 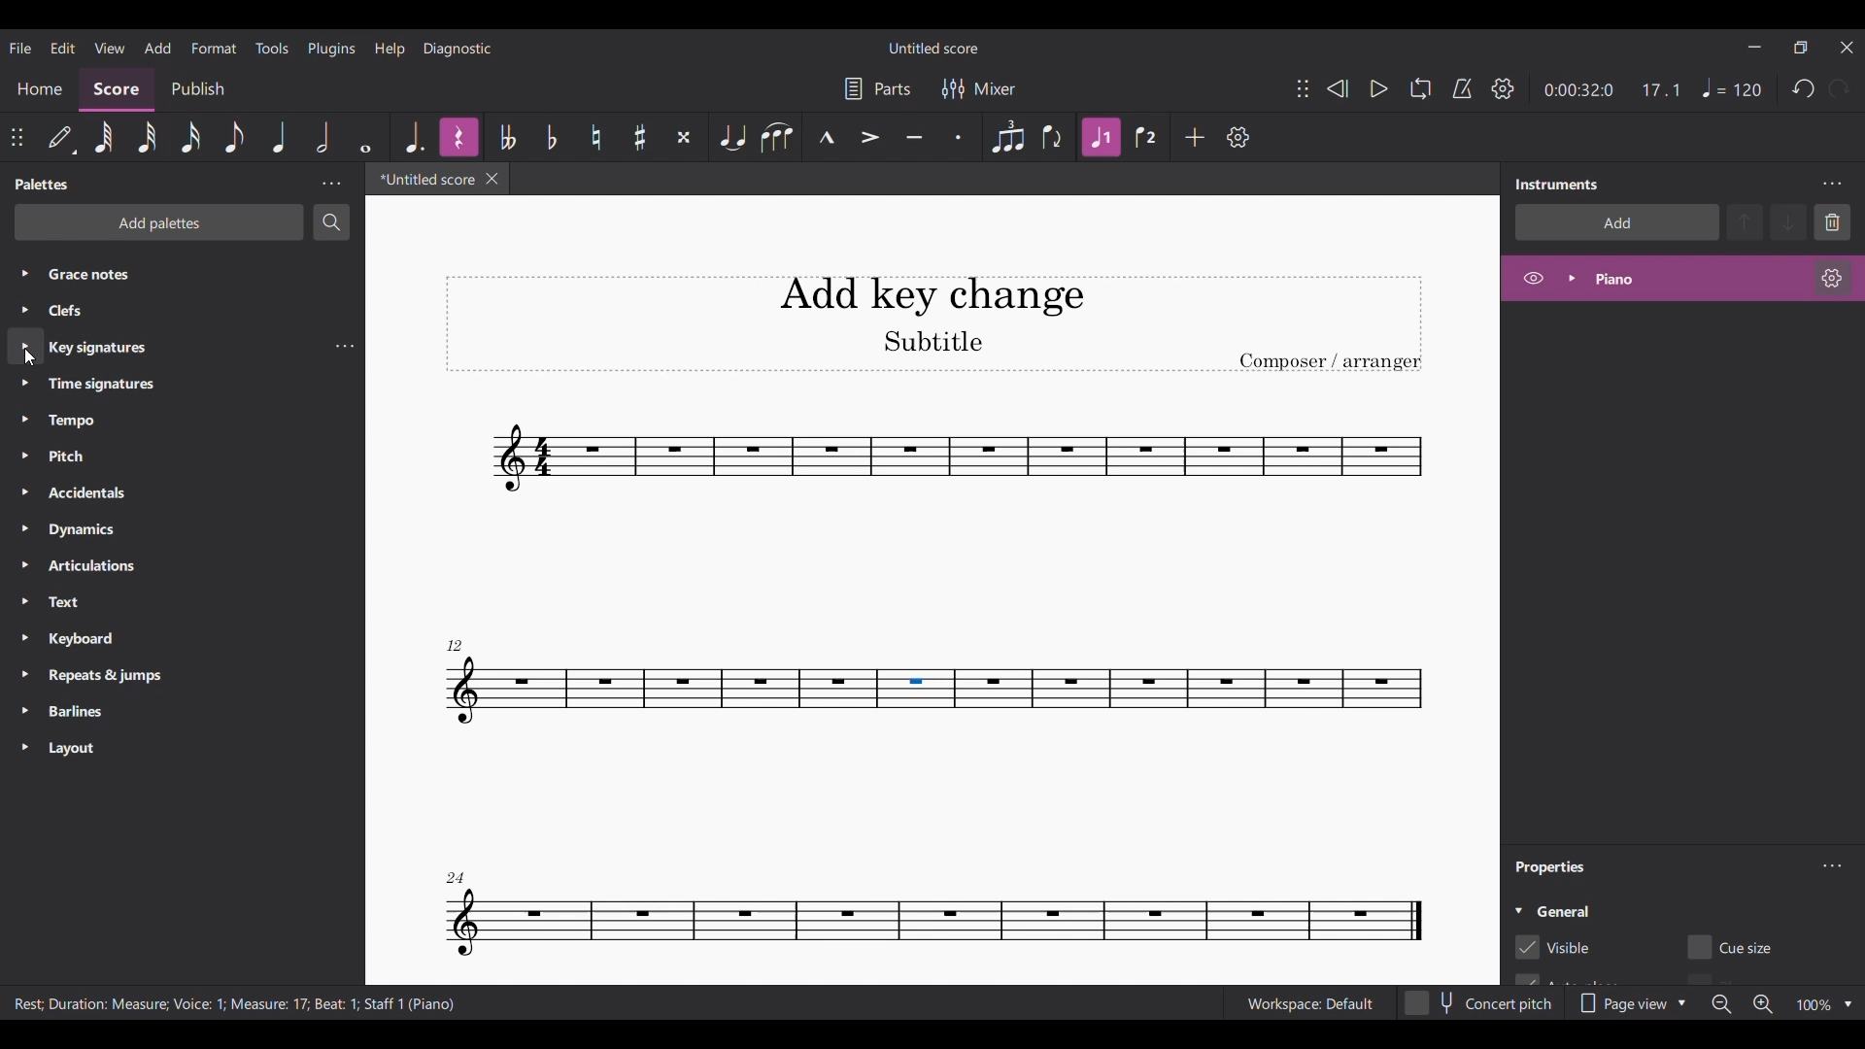 I want to click on Score name, so click(x=934, y=47).